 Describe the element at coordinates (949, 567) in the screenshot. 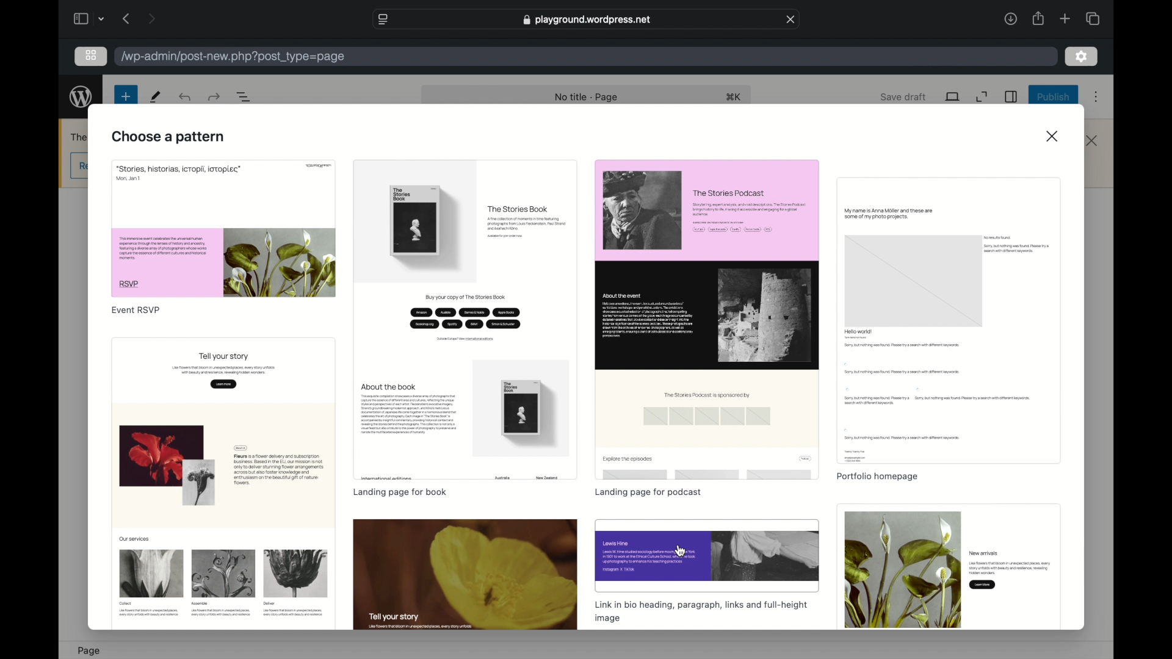

I see `preview` at that location.